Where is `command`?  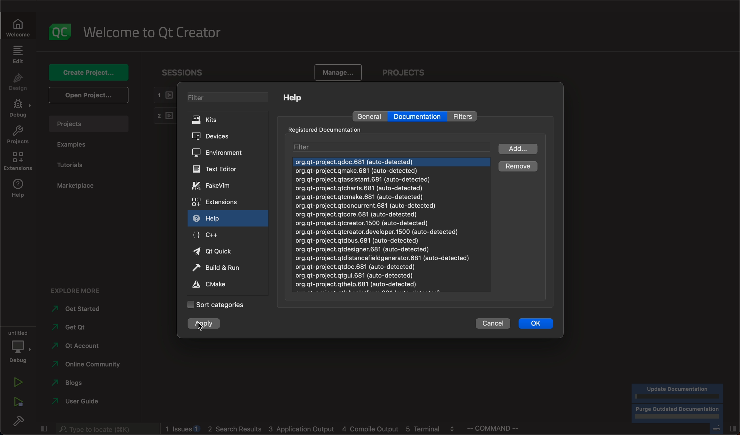 command is located at coordinates (502, 429).